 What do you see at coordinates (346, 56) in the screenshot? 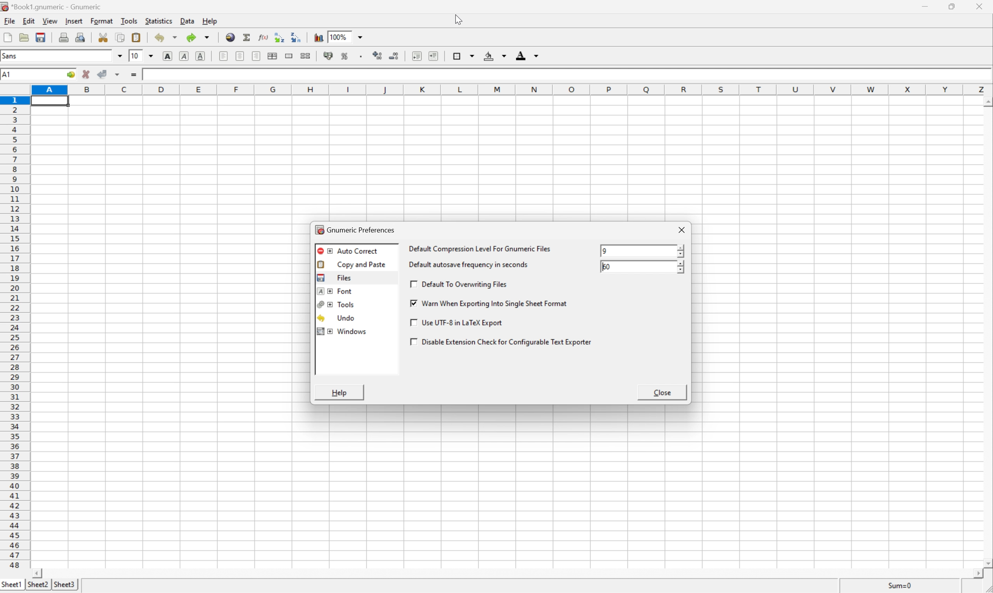
I see `format selection as percentage` at bounding box center [346, 56].